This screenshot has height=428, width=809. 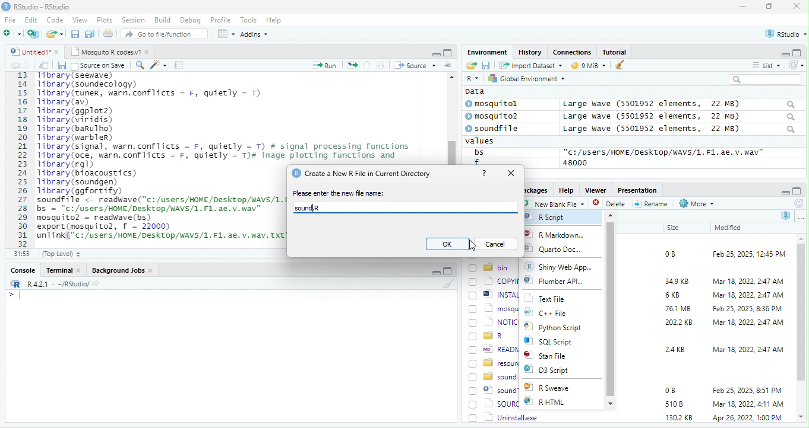 I want to click on Help, so click(x=274, y=21).